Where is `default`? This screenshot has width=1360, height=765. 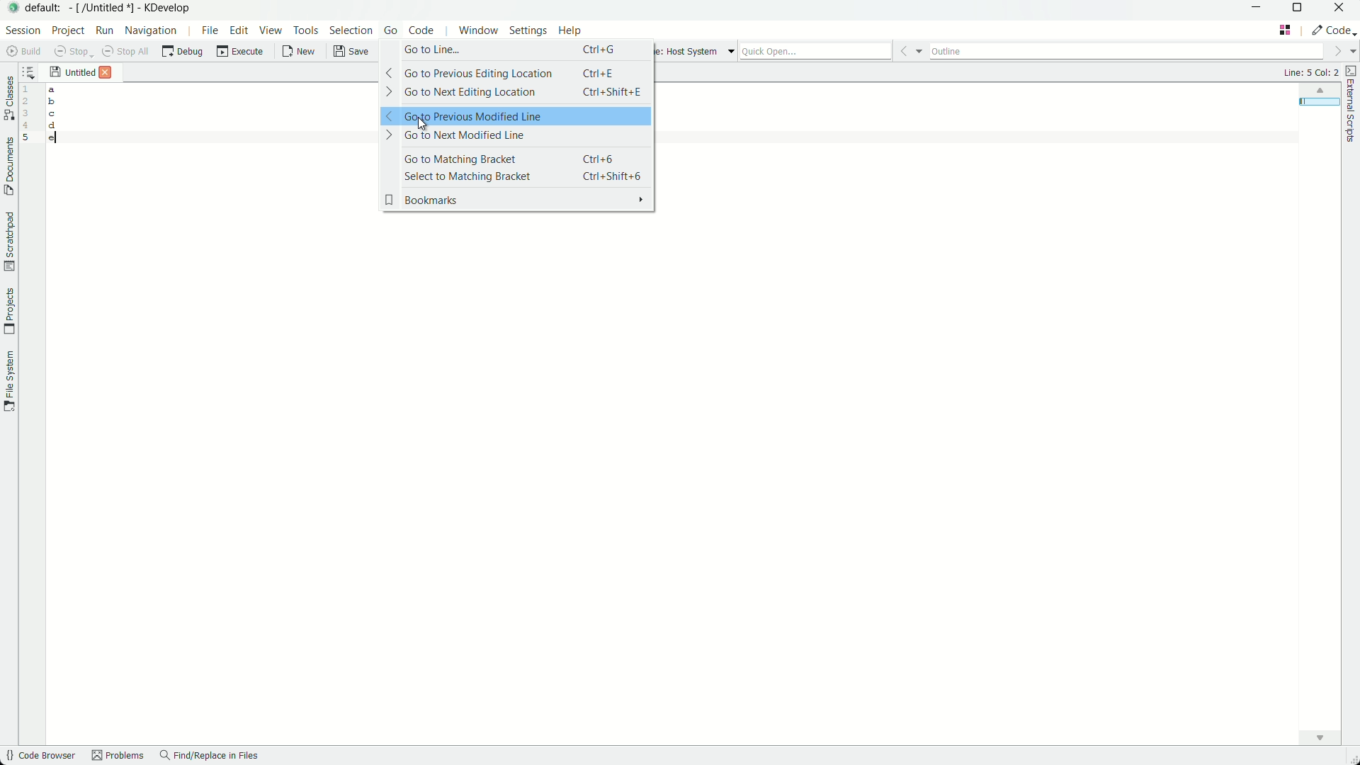
default is located at coordinates (46, 8).